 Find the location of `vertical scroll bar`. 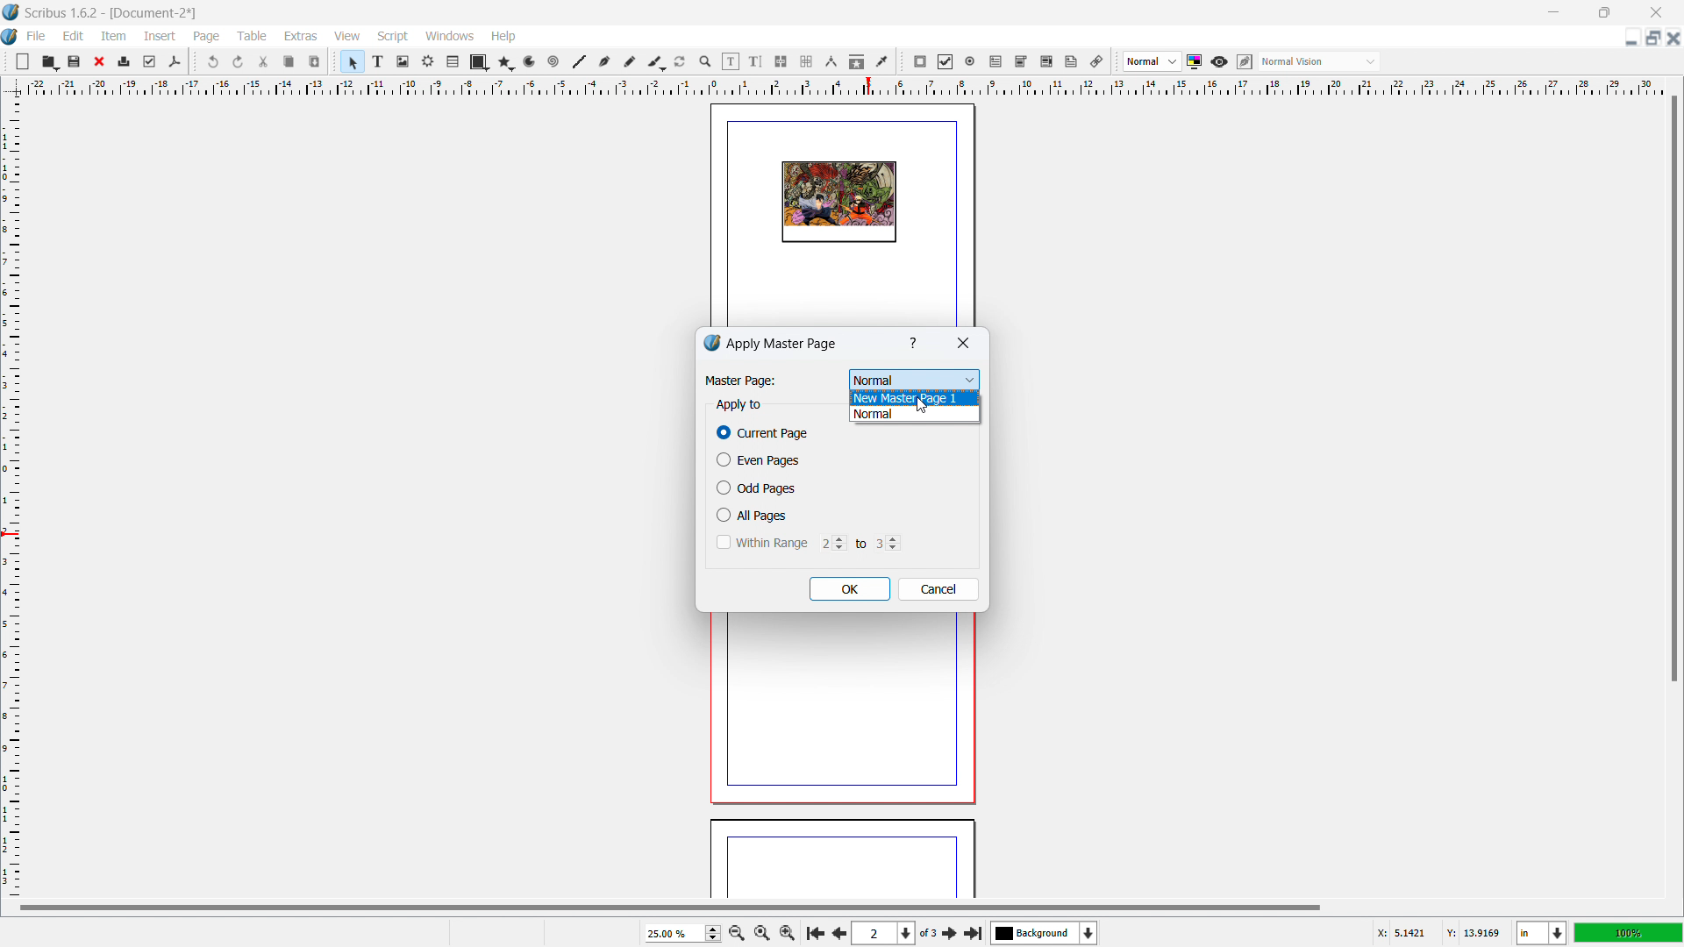

vertical scroll bar is located at coordinates (1672, 392).